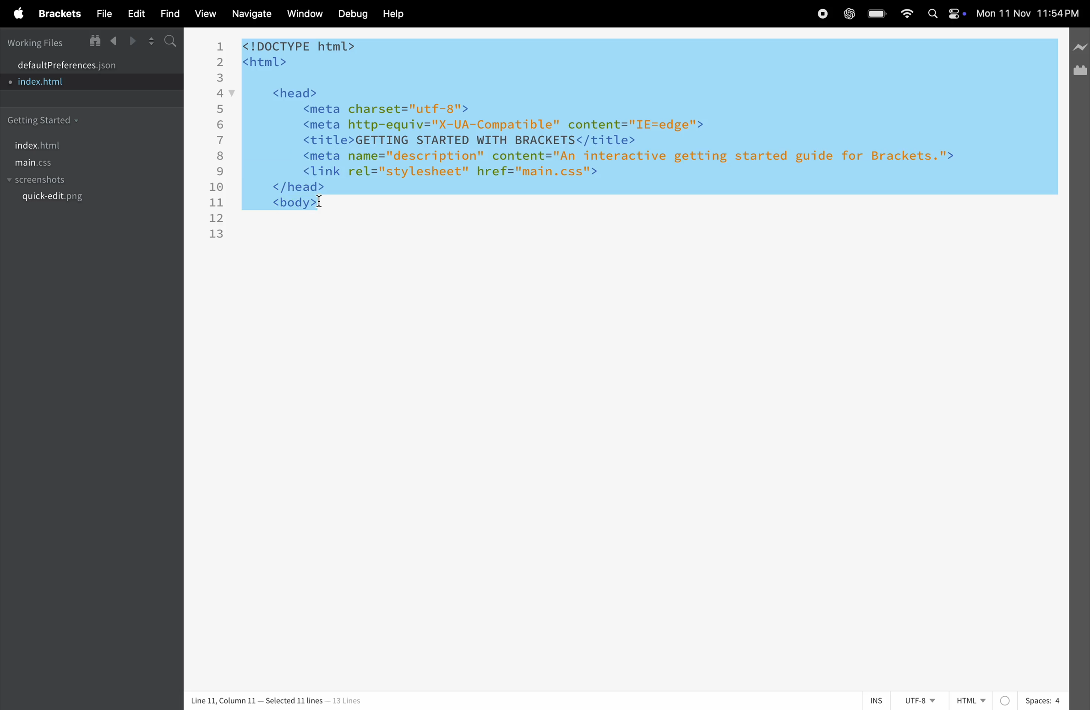 Image resolution: width=1090 pixels, height=710 pixels. Describe the element at coordinates (78, 82) in the screenshot. I see `index.html` at that location.